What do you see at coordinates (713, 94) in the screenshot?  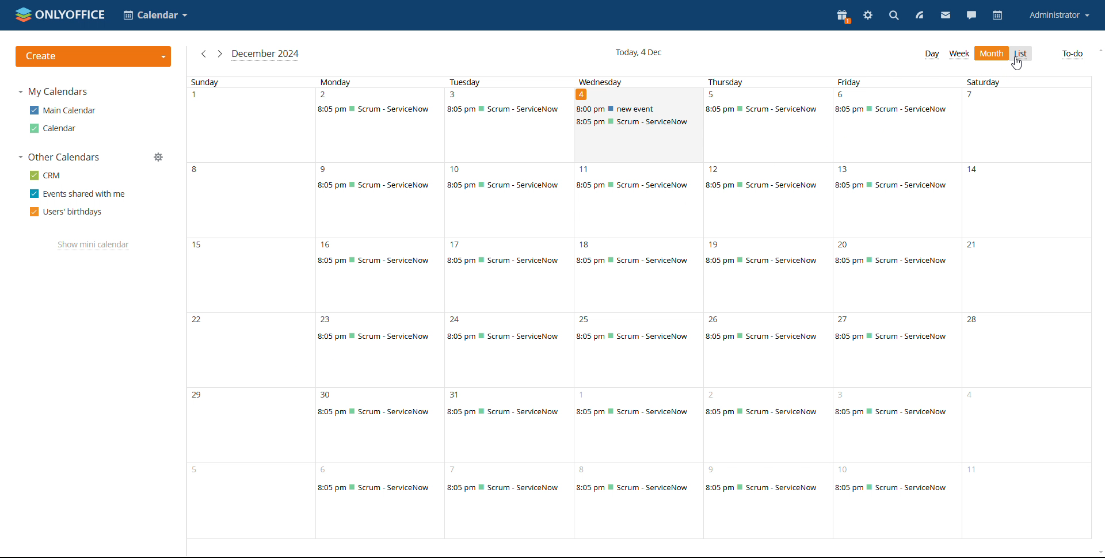 I see `5` at bounding box center [713, 94].